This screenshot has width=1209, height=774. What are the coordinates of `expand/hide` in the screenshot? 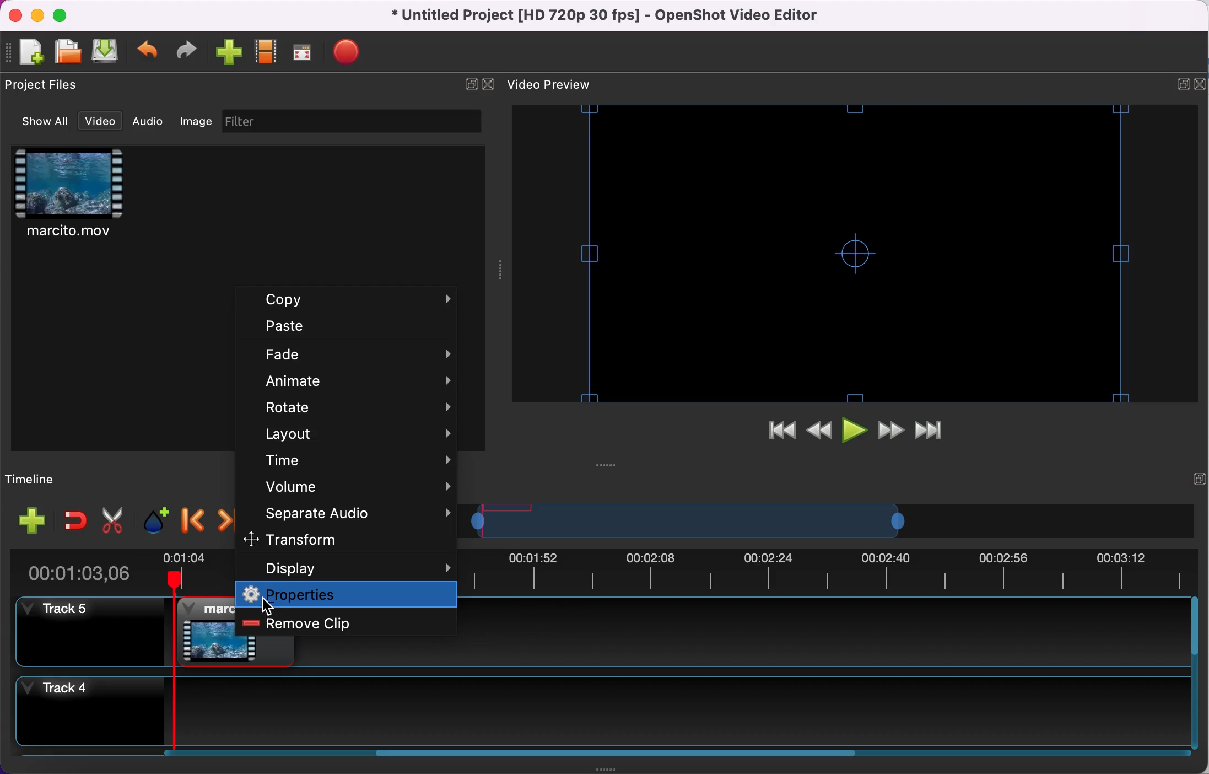 It's located at (1199, 478).